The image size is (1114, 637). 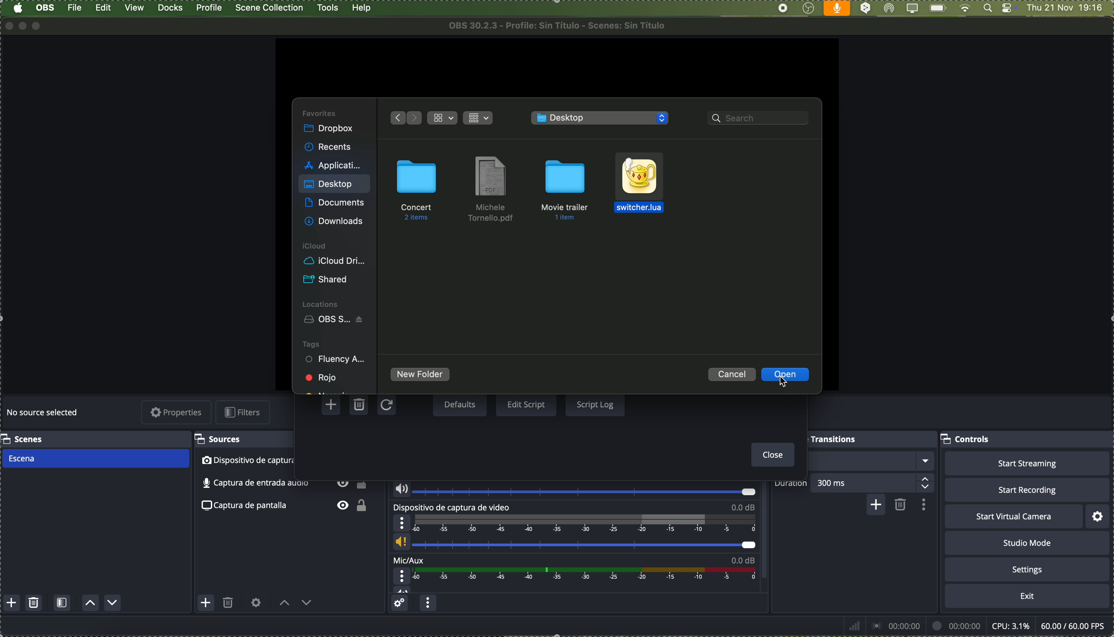 I want to click on profile, so click(x=208, y=8).